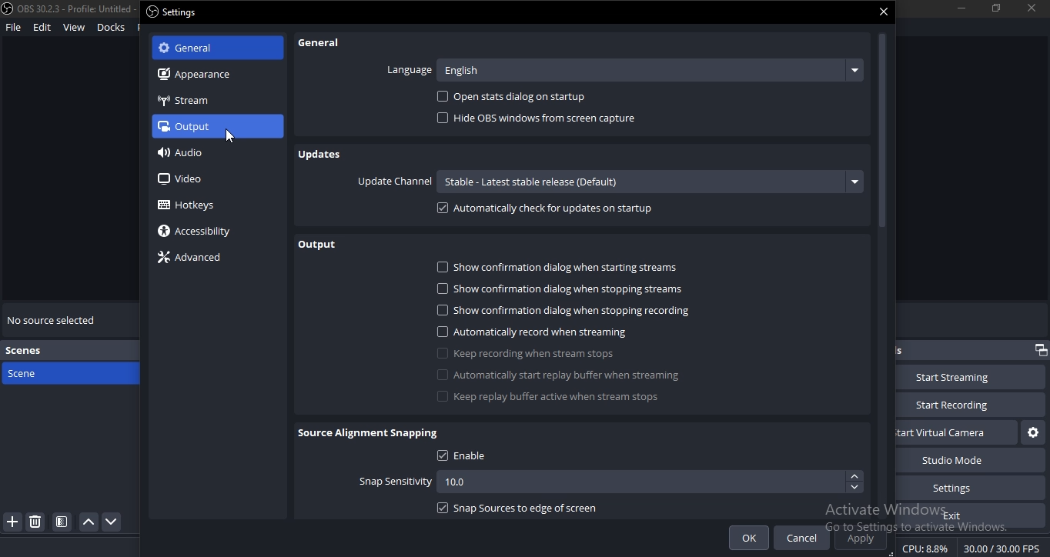 This screenshot has width=1050, height=557. Describe the element at coordinates (964, 487) in the screenshot. I see `settings` at that location.